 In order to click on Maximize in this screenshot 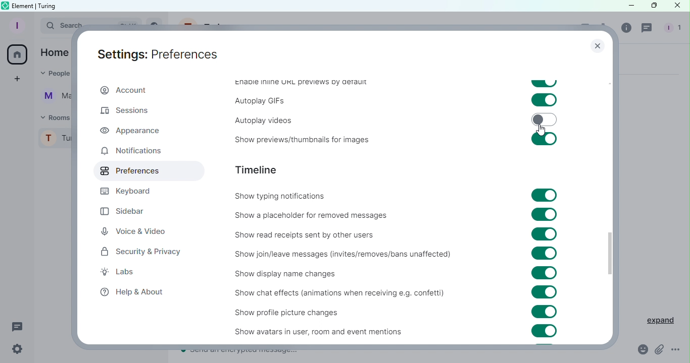, I will do `click(652, 6)`.